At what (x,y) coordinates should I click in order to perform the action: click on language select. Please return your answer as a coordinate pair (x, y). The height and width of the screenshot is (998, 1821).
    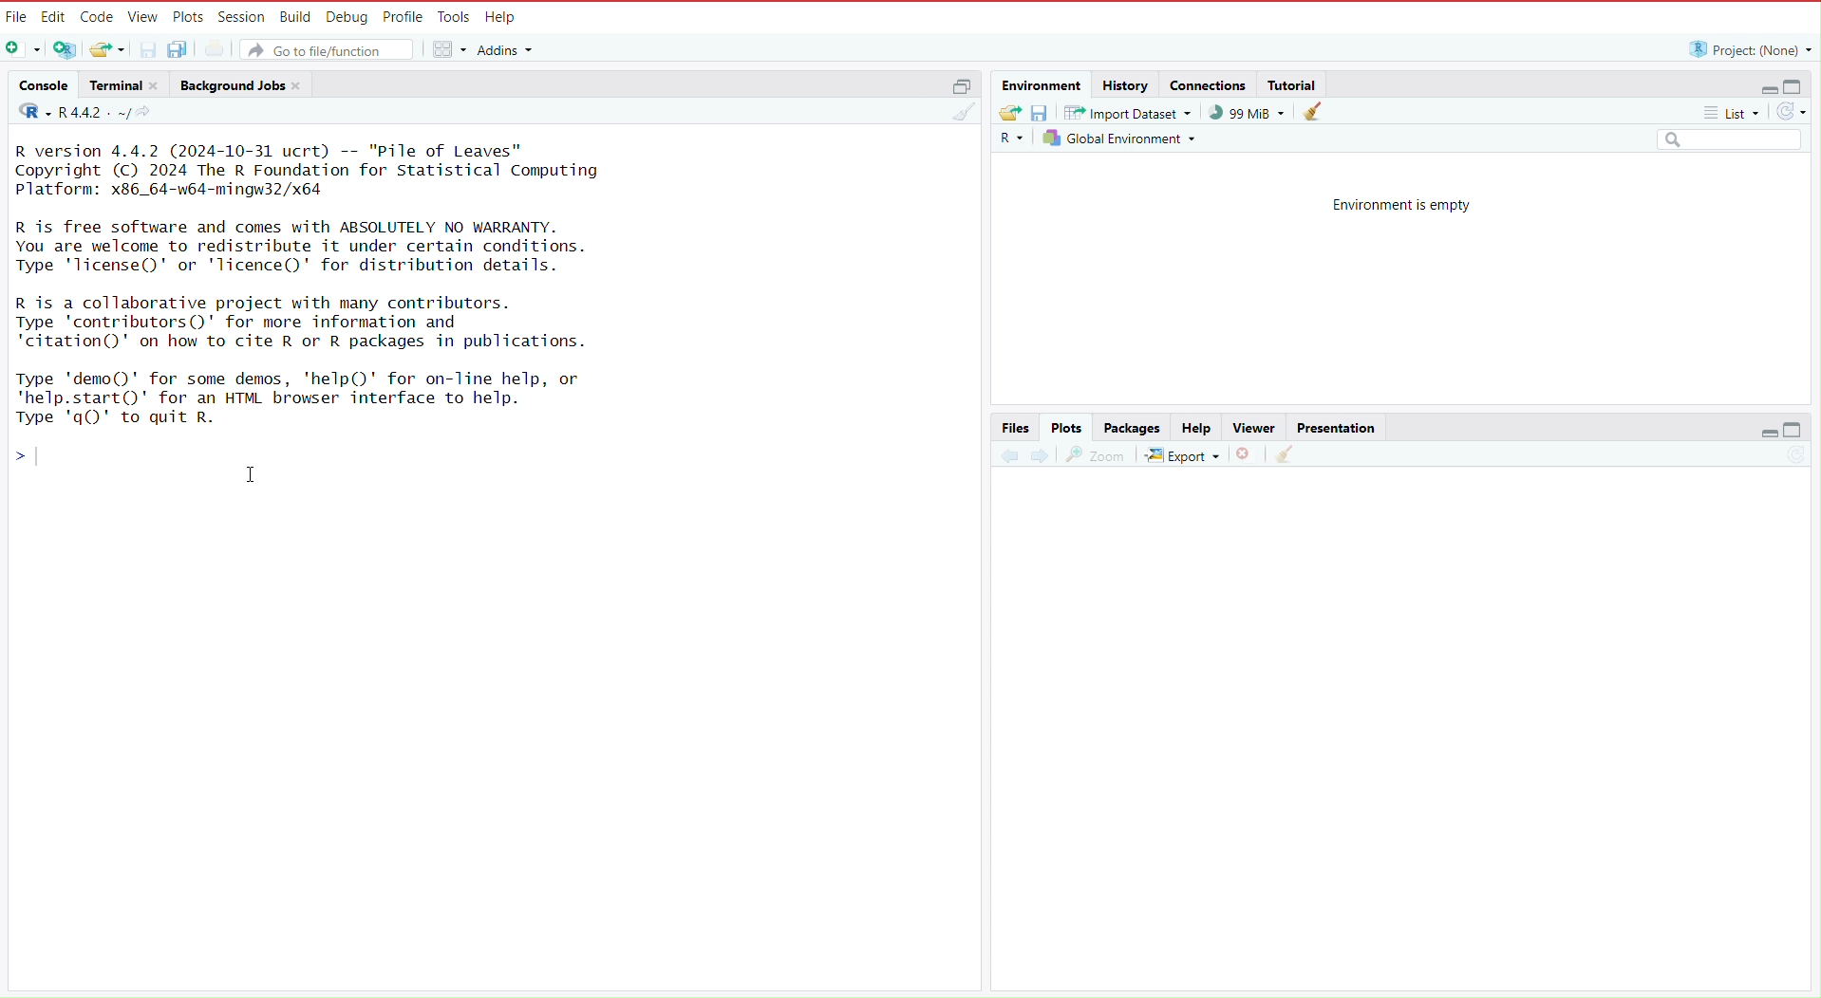
    Looking at the image, I should click on (1010, 141).